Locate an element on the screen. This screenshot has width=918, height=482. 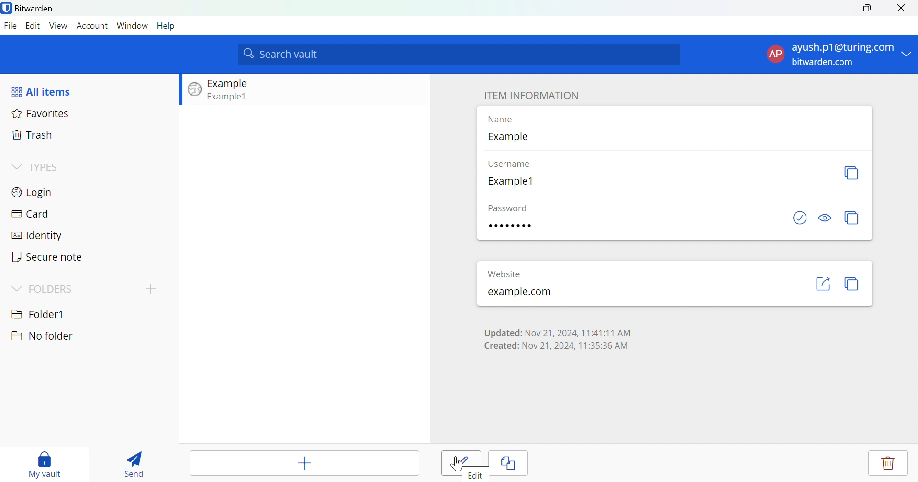
Trash is located at coordinates (34, 136).